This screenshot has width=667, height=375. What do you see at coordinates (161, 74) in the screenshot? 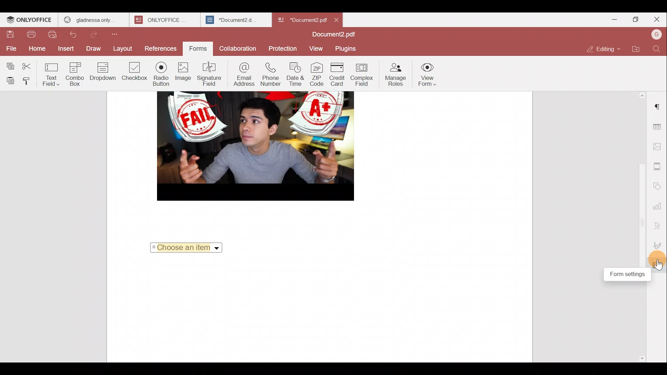
I see `Radio` at bounding box center [161, 74].